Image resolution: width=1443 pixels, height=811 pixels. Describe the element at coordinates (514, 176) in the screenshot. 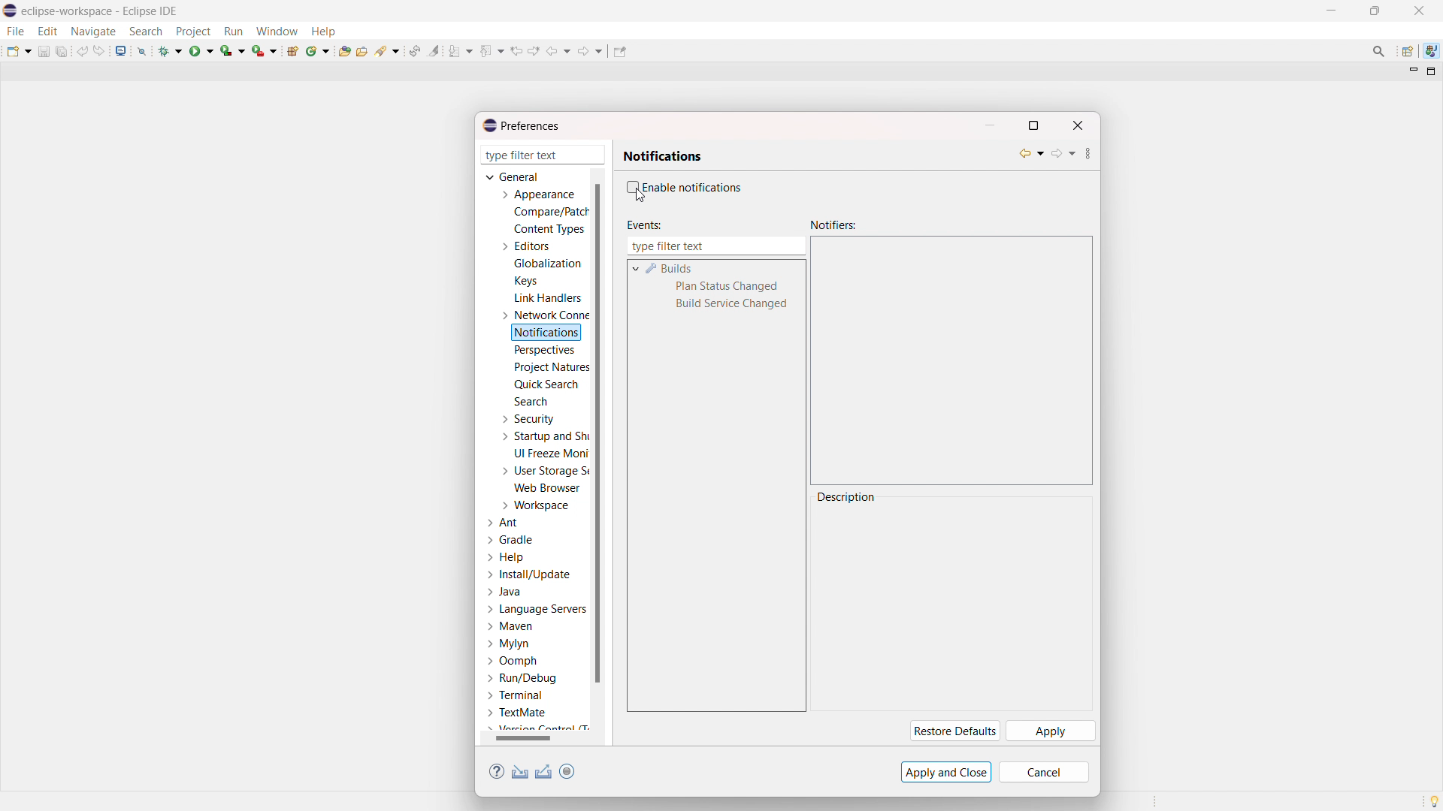

I see `general` at that location.